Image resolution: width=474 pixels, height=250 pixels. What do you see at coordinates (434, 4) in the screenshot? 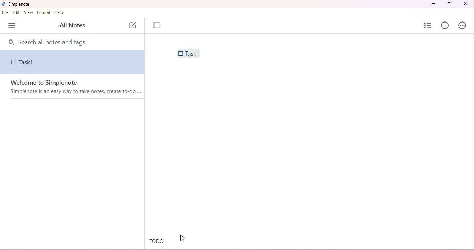
I see `minimize` at bounding box center [434, 4].